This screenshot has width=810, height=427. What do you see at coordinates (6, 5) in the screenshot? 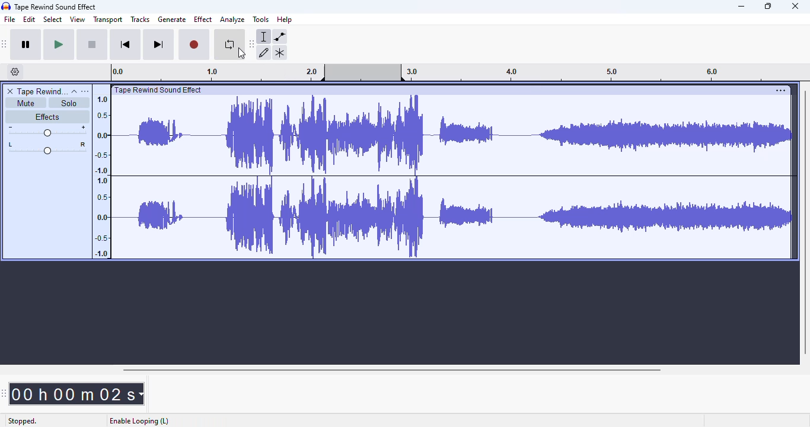
I see `logo` at bounding box center [6, 5].